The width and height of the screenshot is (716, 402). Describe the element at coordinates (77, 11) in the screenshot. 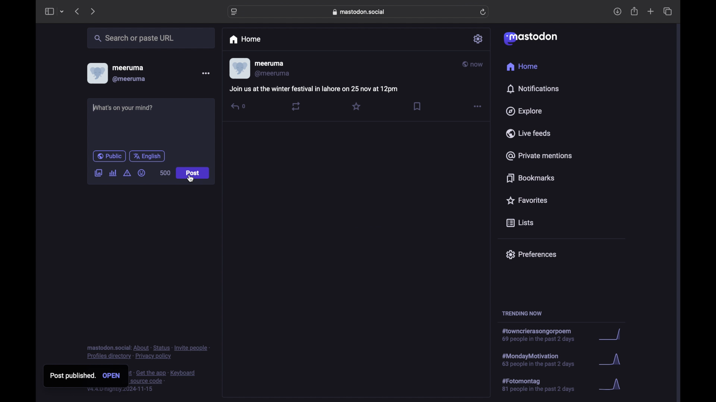

I see `previous` at that location.